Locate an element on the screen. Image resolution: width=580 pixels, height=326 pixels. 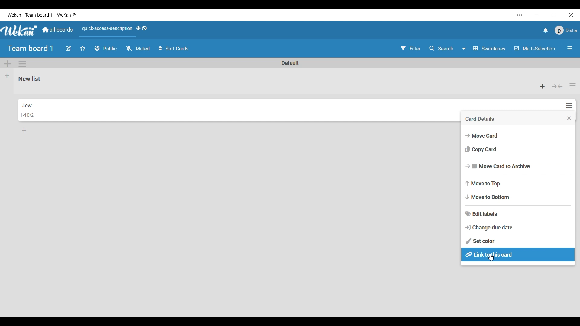
Set color is located at coordinates (518, 241).